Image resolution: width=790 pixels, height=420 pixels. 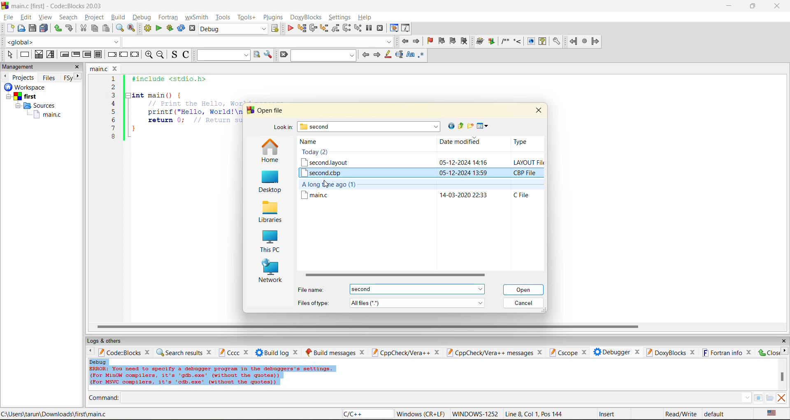 What do you see at coordinates (23, 97) in the screenshot?
I see `first project` at bounding box center [23, 97].